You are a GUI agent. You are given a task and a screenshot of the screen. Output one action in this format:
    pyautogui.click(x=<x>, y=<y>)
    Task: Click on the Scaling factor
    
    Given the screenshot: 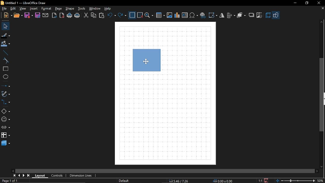 What is the action you would take?
    pyautogui.click(x=260, y=181)
    